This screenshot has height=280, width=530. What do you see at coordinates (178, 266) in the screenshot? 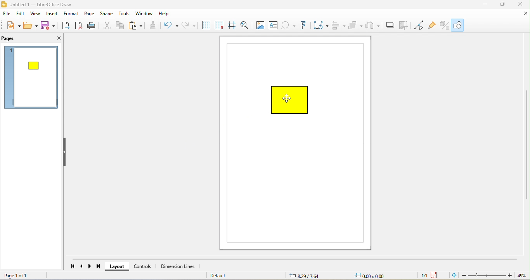
I see `dimension lines` at bounding box center [178, 266].